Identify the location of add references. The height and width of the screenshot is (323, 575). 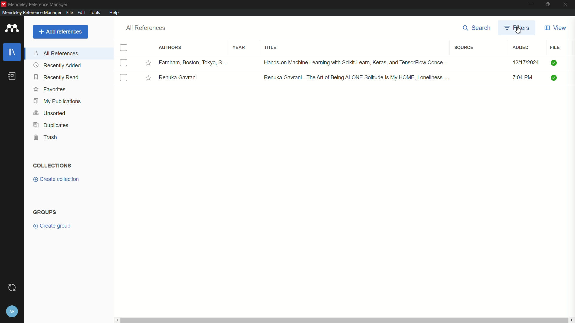
(61, 32).